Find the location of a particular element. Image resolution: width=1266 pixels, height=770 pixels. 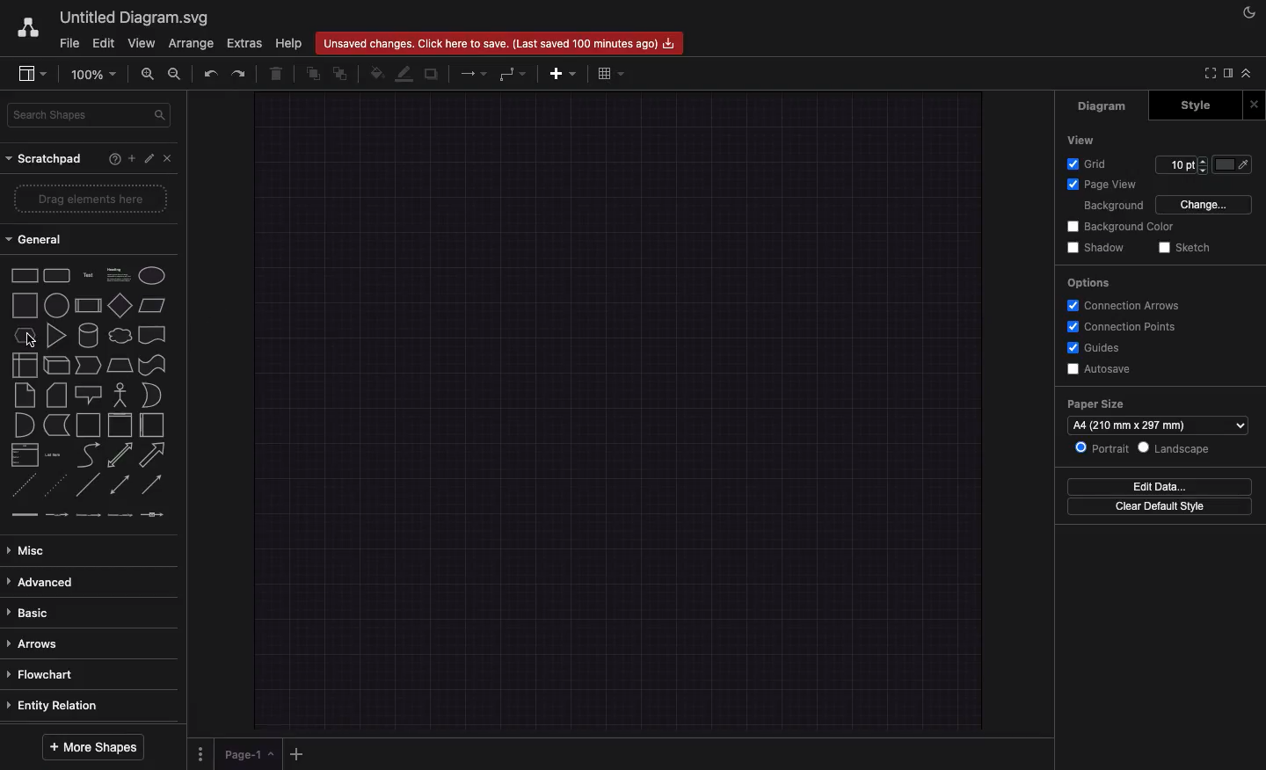

Sketch  is located at coordinates (1182, 247).